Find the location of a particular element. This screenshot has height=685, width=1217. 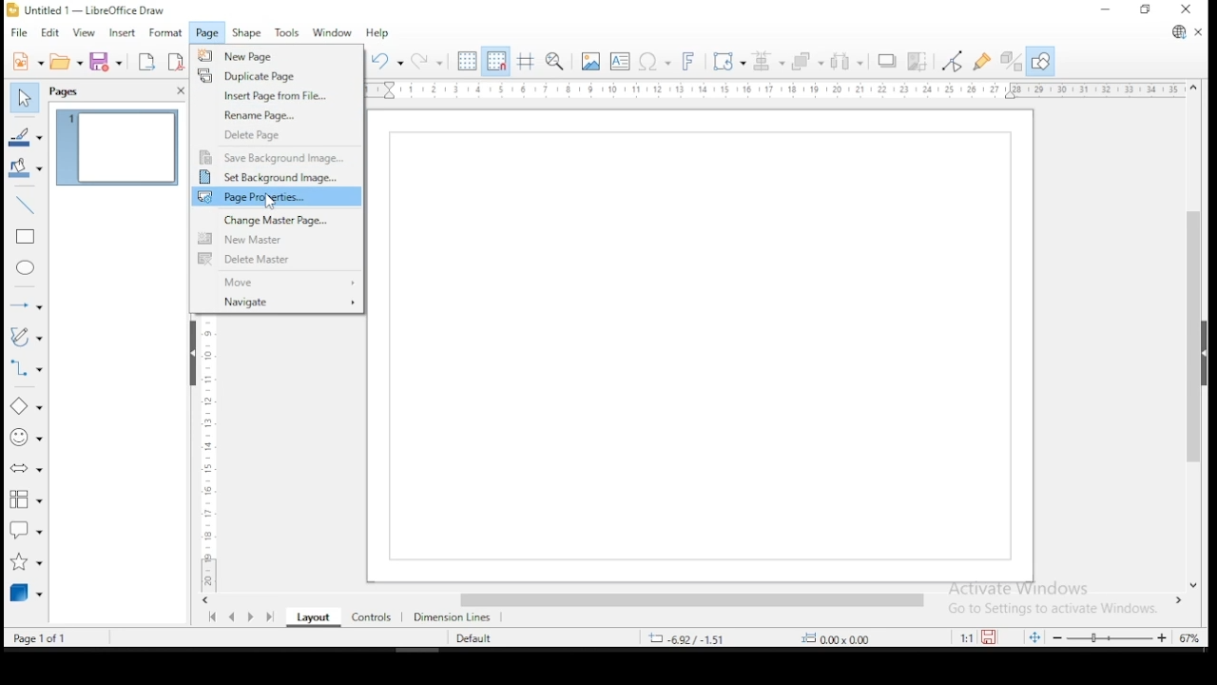

new is located at coordinates (24, 60).